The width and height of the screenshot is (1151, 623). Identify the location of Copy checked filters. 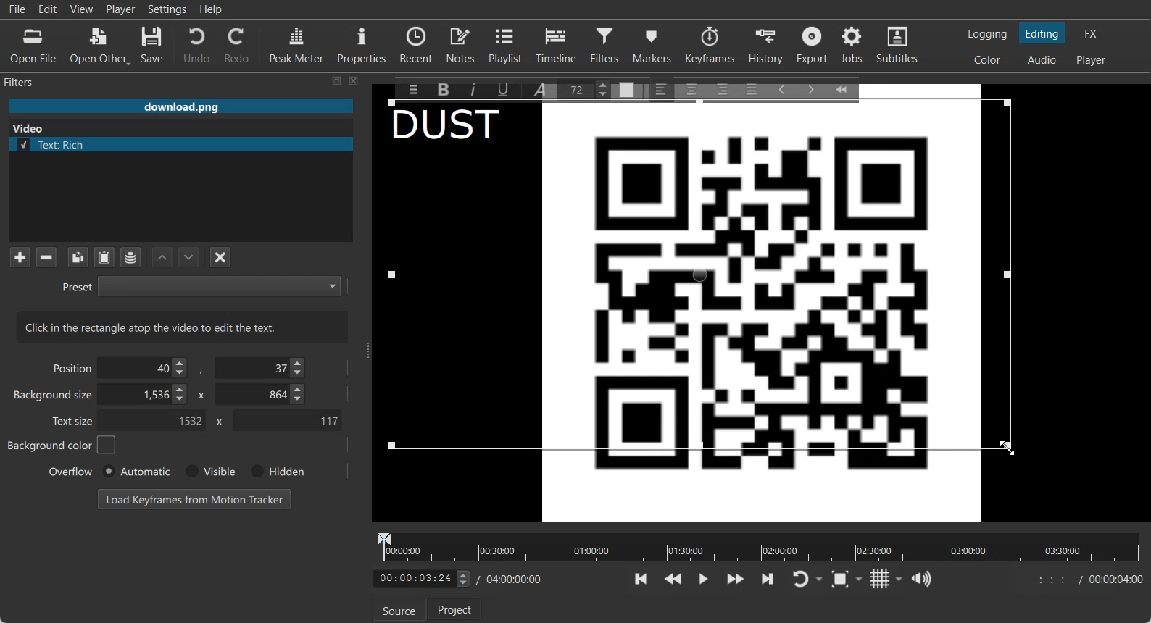
(78, 257).